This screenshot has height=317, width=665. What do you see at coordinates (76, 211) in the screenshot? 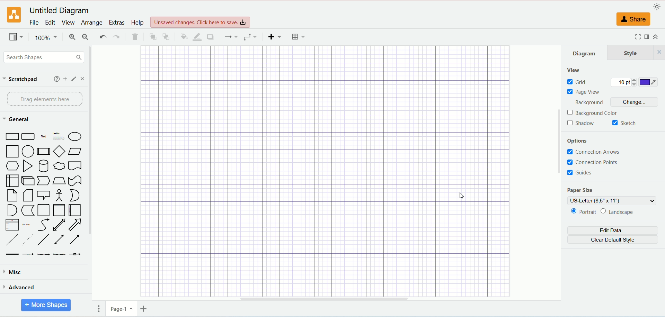
I see `Horizontal Container` at bounding box center [76, 211].